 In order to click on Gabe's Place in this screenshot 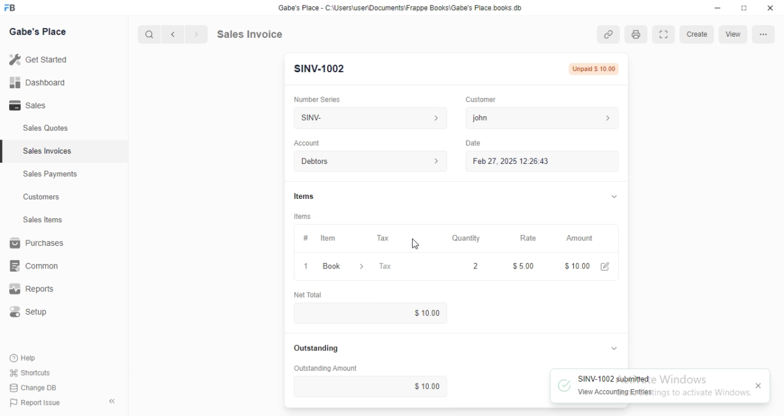, I will do `click(40, 32)`.